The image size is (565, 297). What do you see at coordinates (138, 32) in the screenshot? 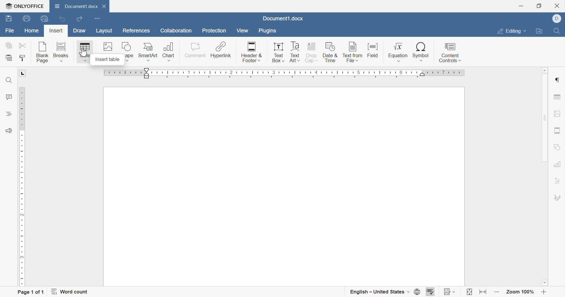
I see `References` at bounding box center [138, 32].